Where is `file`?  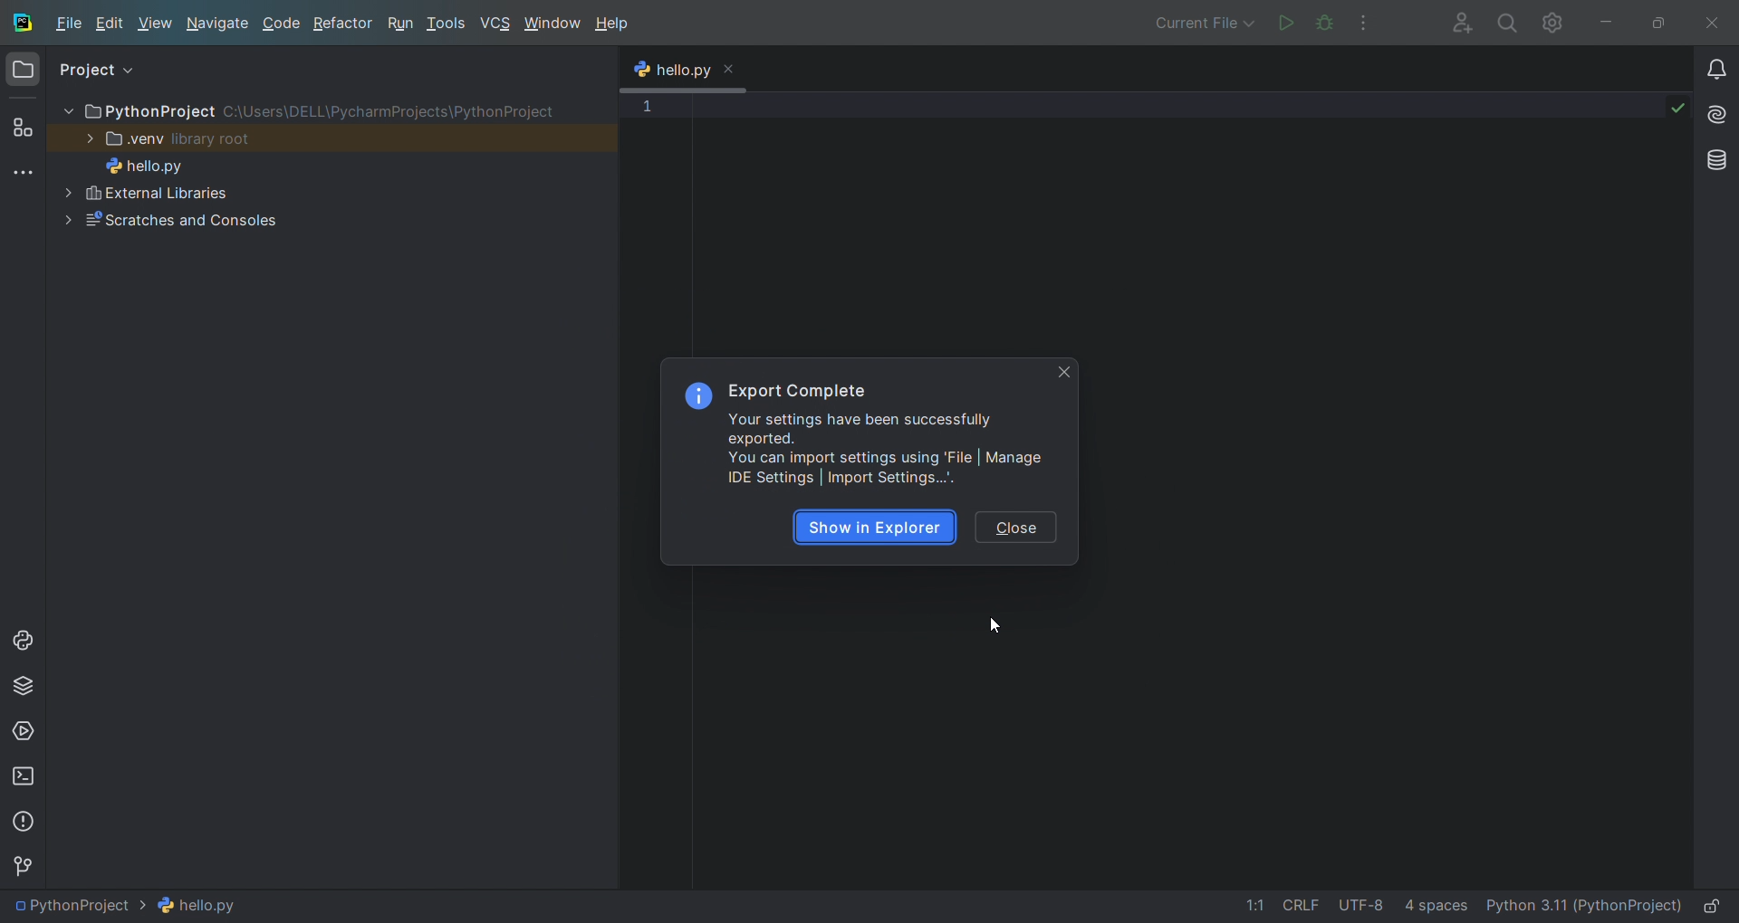
file is located at coordinates (68, 25).